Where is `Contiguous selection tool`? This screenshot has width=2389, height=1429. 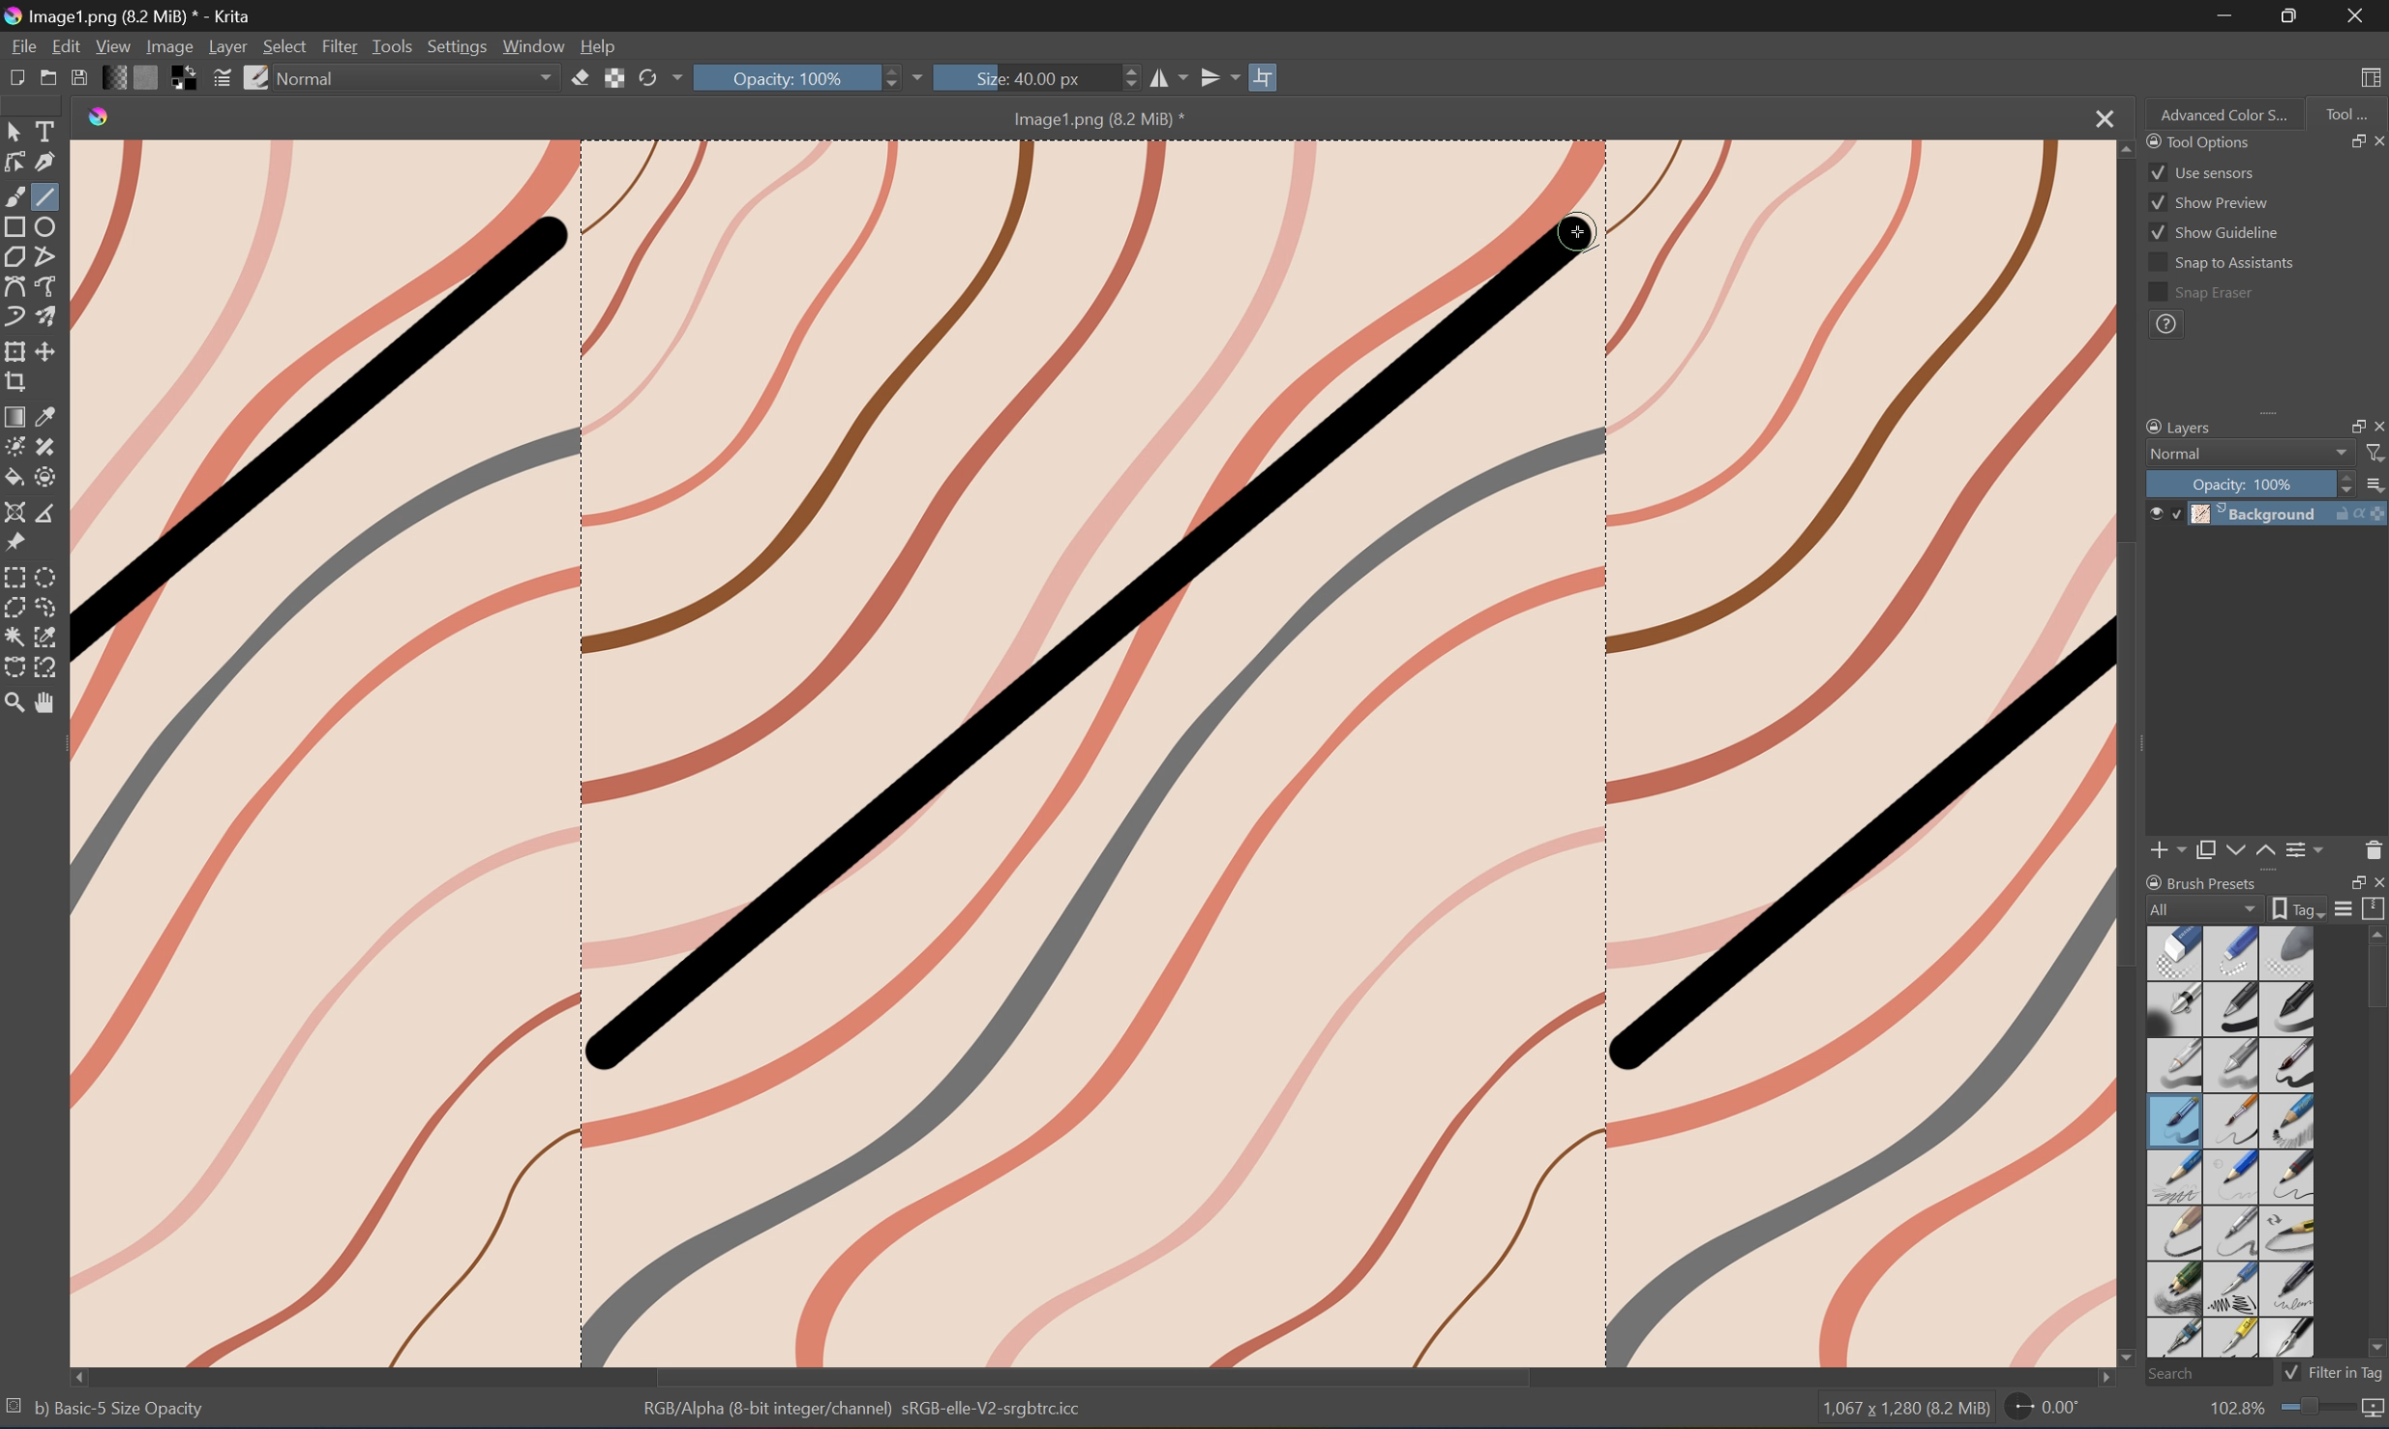
Contiguous selection tool is located at coordinates (15, 637).